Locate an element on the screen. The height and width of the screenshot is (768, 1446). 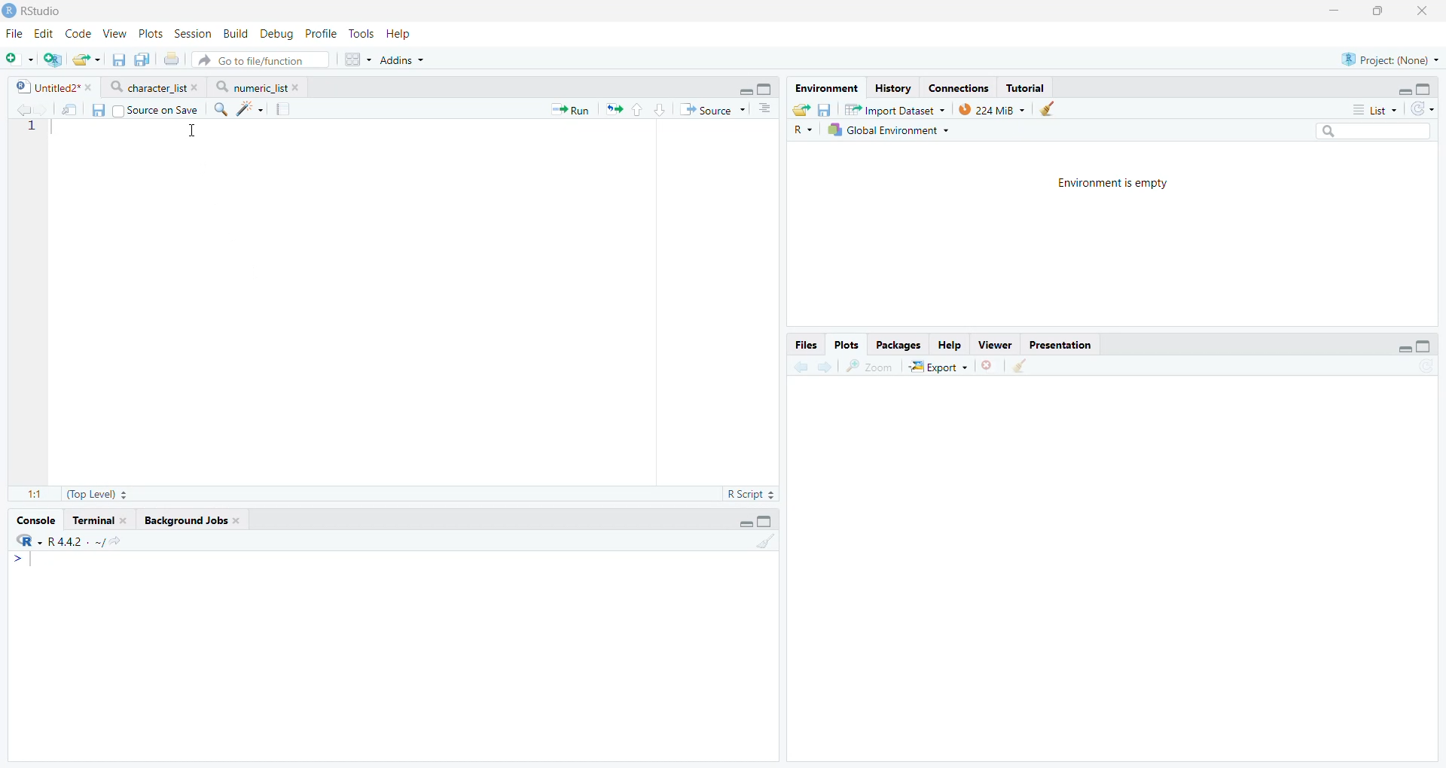
Plots is located at coordinates (154, 32).